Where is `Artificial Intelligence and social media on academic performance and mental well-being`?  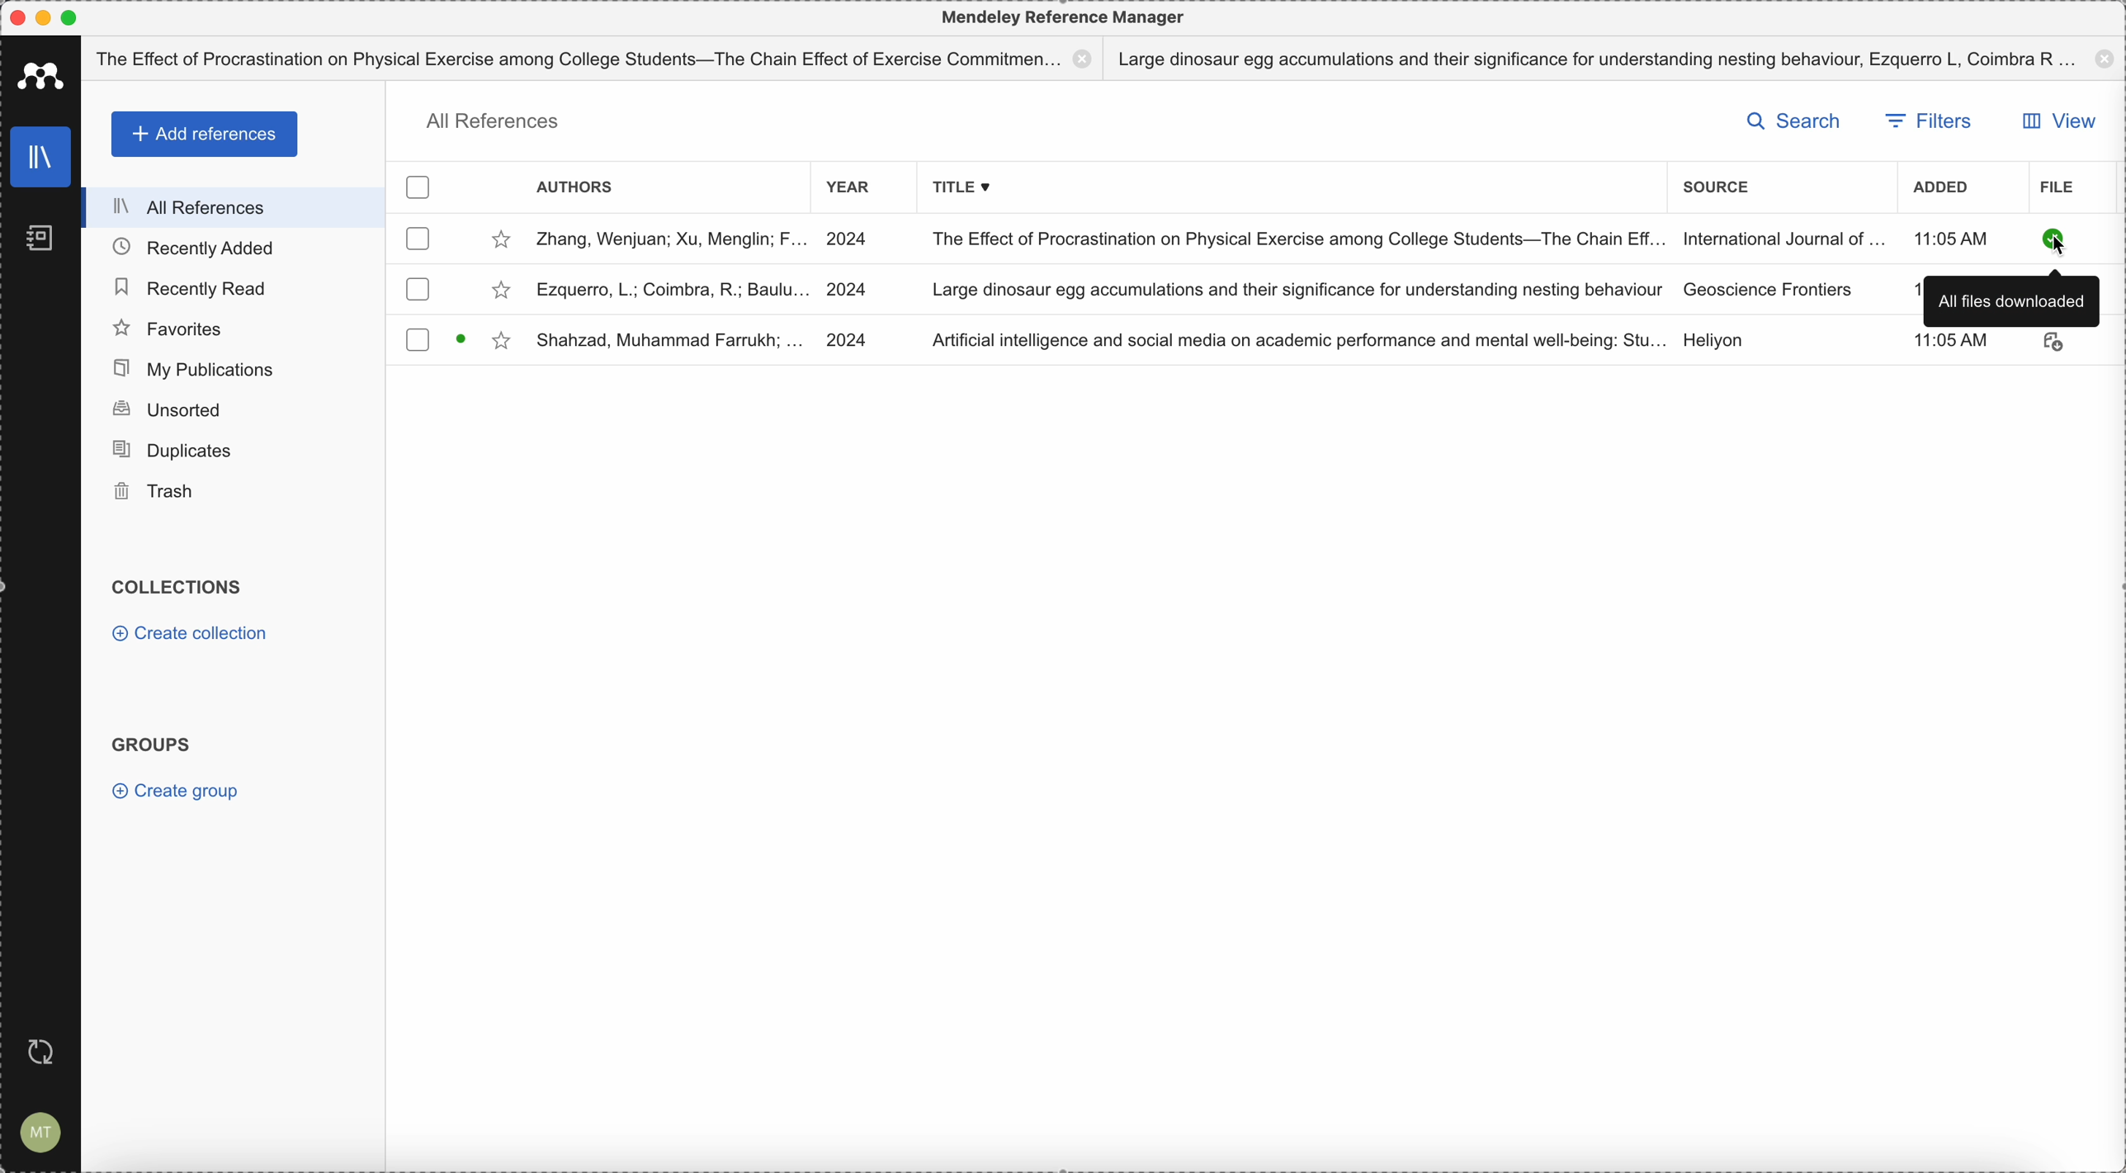 Artificial Intelligence and social media on academic performance and mental well-being is located at coordinates (1297, 343).